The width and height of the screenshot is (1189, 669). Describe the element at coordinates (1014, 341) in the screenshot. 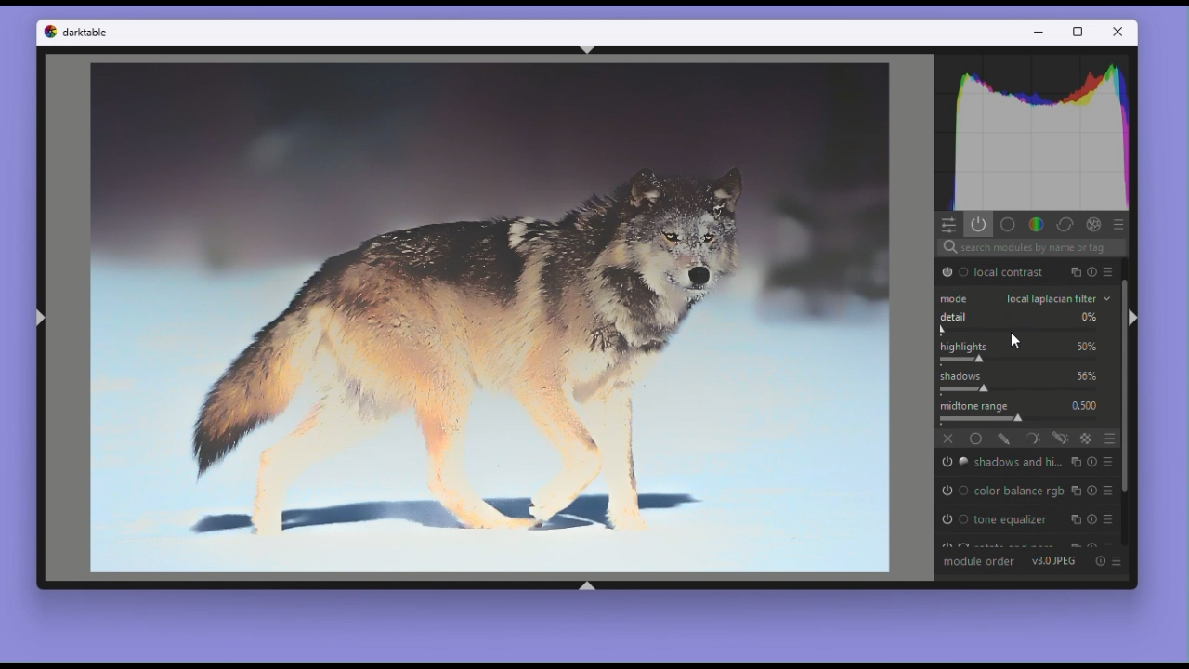

I see `cursor` at that location.